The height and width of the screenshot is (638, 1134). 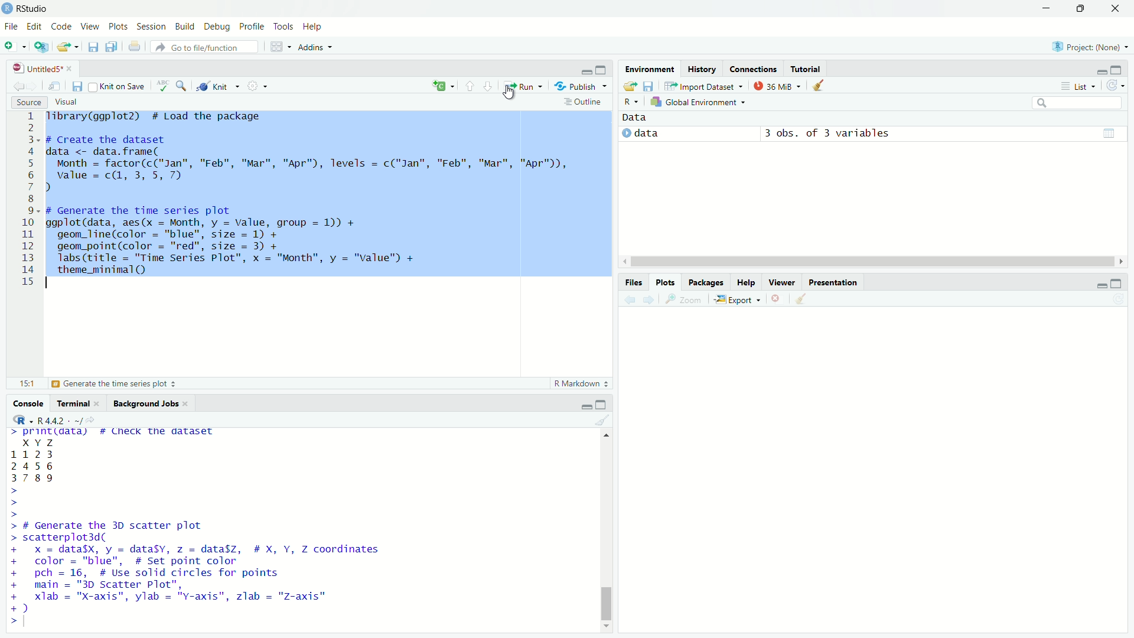 What do you see at coordinates (1122, 69) in the screenshot?
I see `maximize` at bounding box center [1122, 69].